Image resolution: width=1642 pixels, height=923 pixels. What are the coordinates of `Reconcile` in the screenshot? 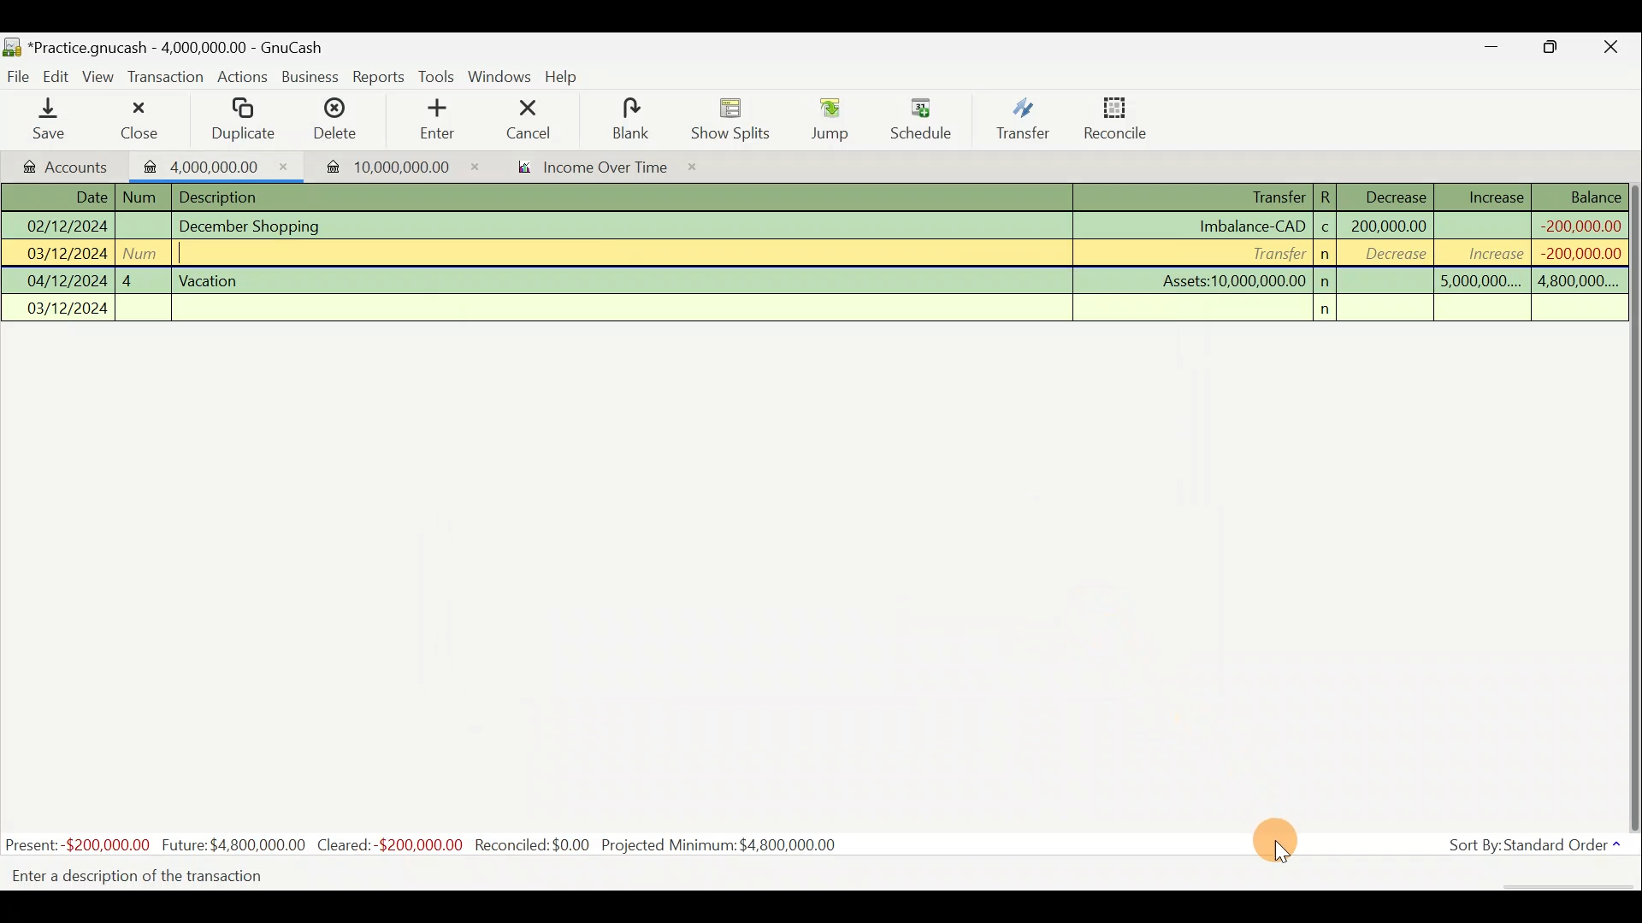 It's located at (1109, 119).